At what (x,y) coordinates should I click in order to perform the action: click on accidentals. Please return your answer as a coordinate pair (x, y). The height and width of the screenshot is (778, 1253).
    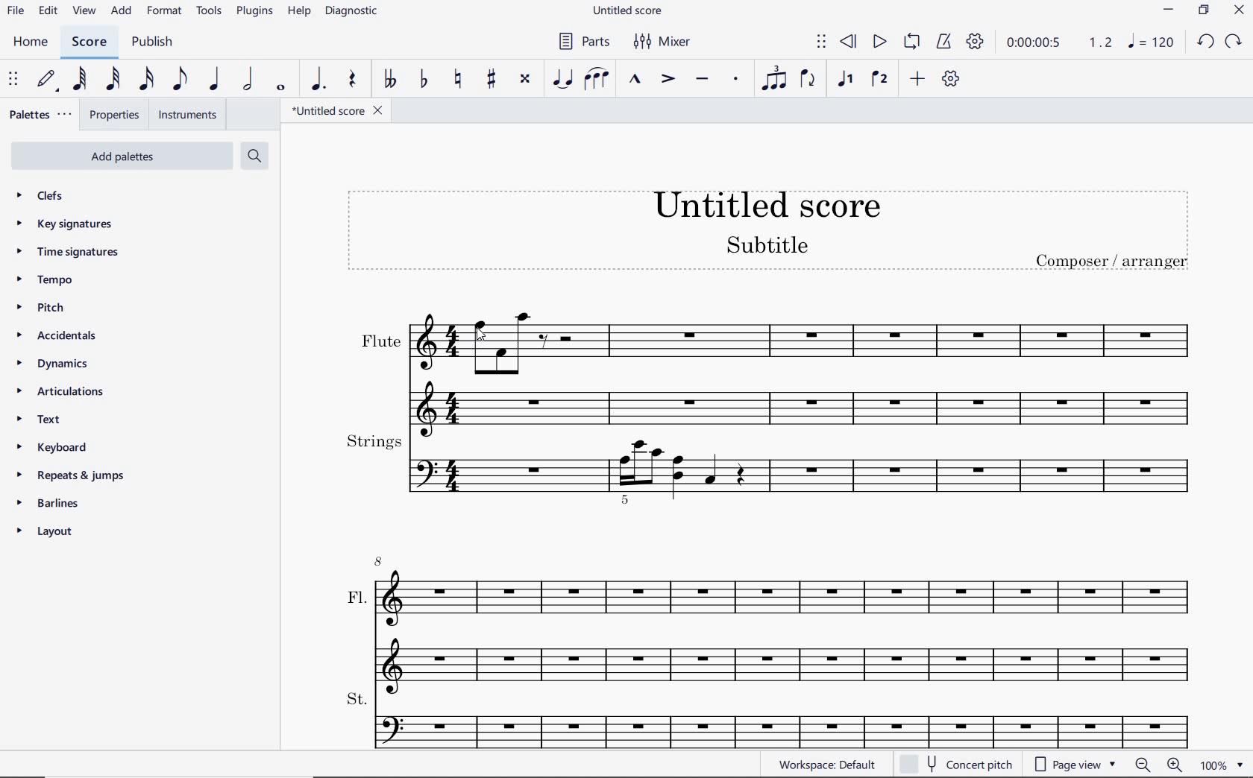
    Looking at the image, I should click on (55, 337).